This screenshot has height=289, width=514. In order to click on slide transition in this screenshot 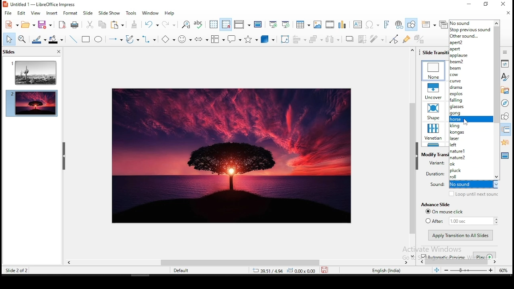, I will do `click(506, 131)`.